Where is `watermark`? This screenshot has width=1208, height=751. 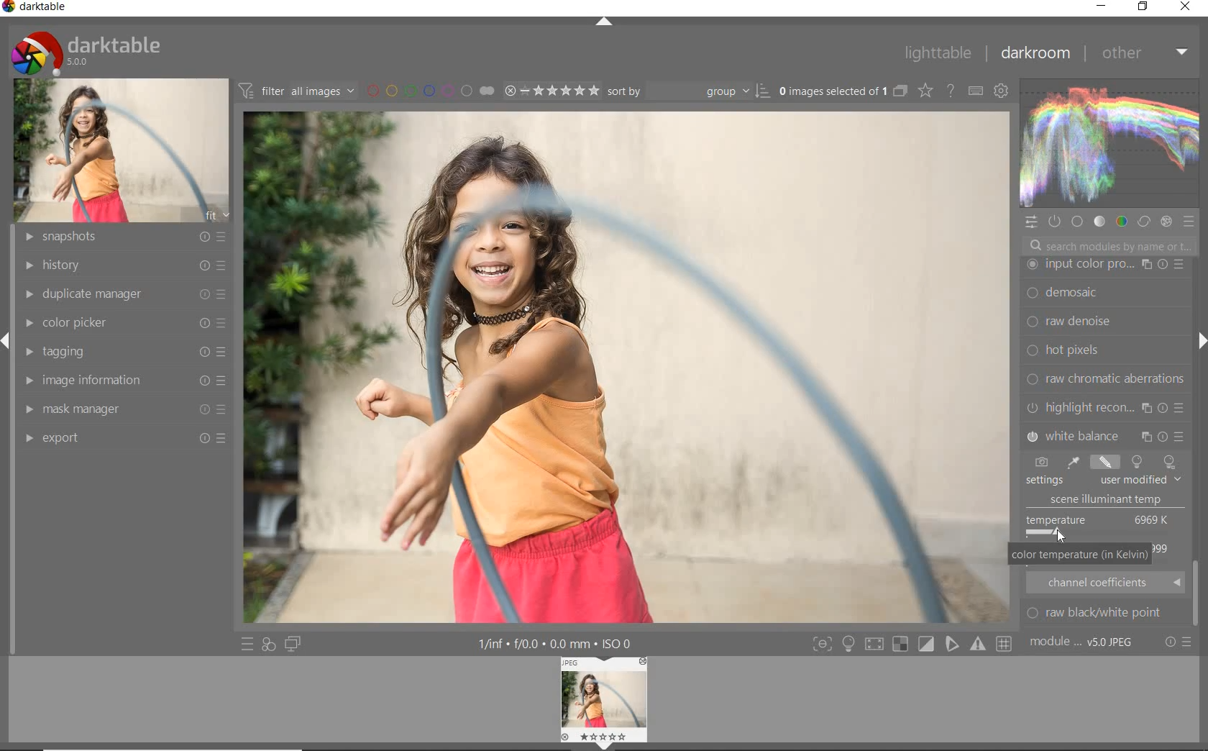
watermark is located at coordinates (1104, 265).